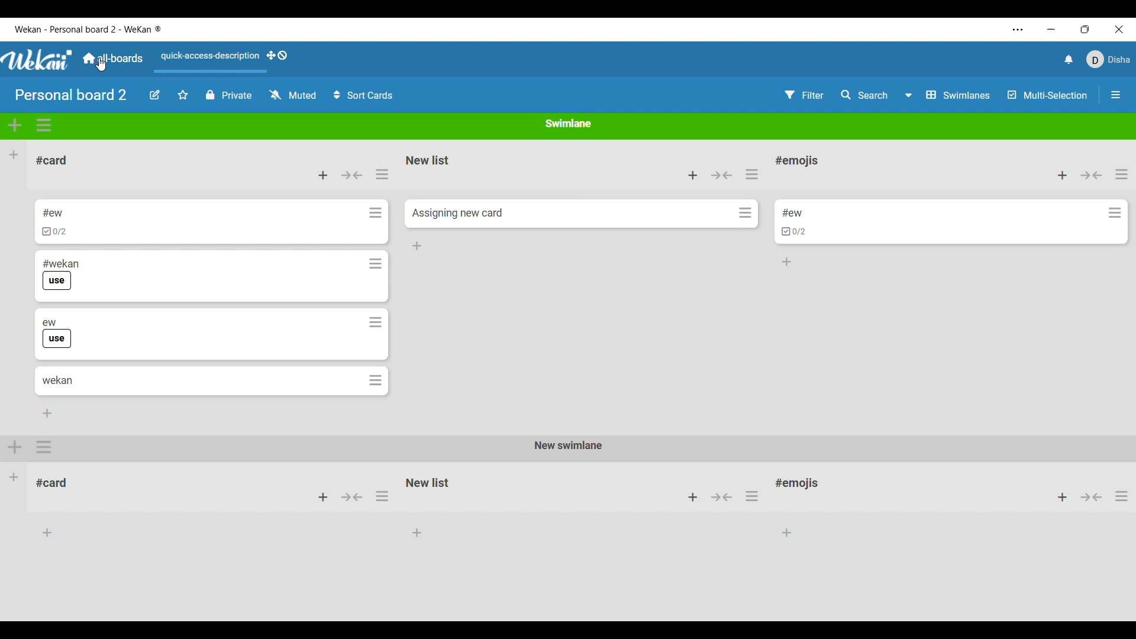  I want to click on Add swimlane, so click(15, 125).